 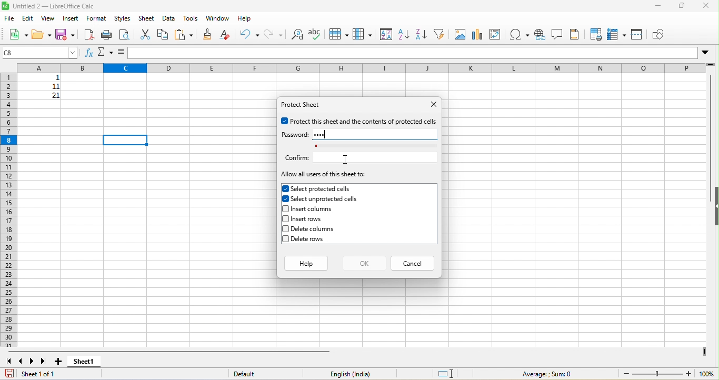 I want to click on print preview, so click(x=124, y=34).